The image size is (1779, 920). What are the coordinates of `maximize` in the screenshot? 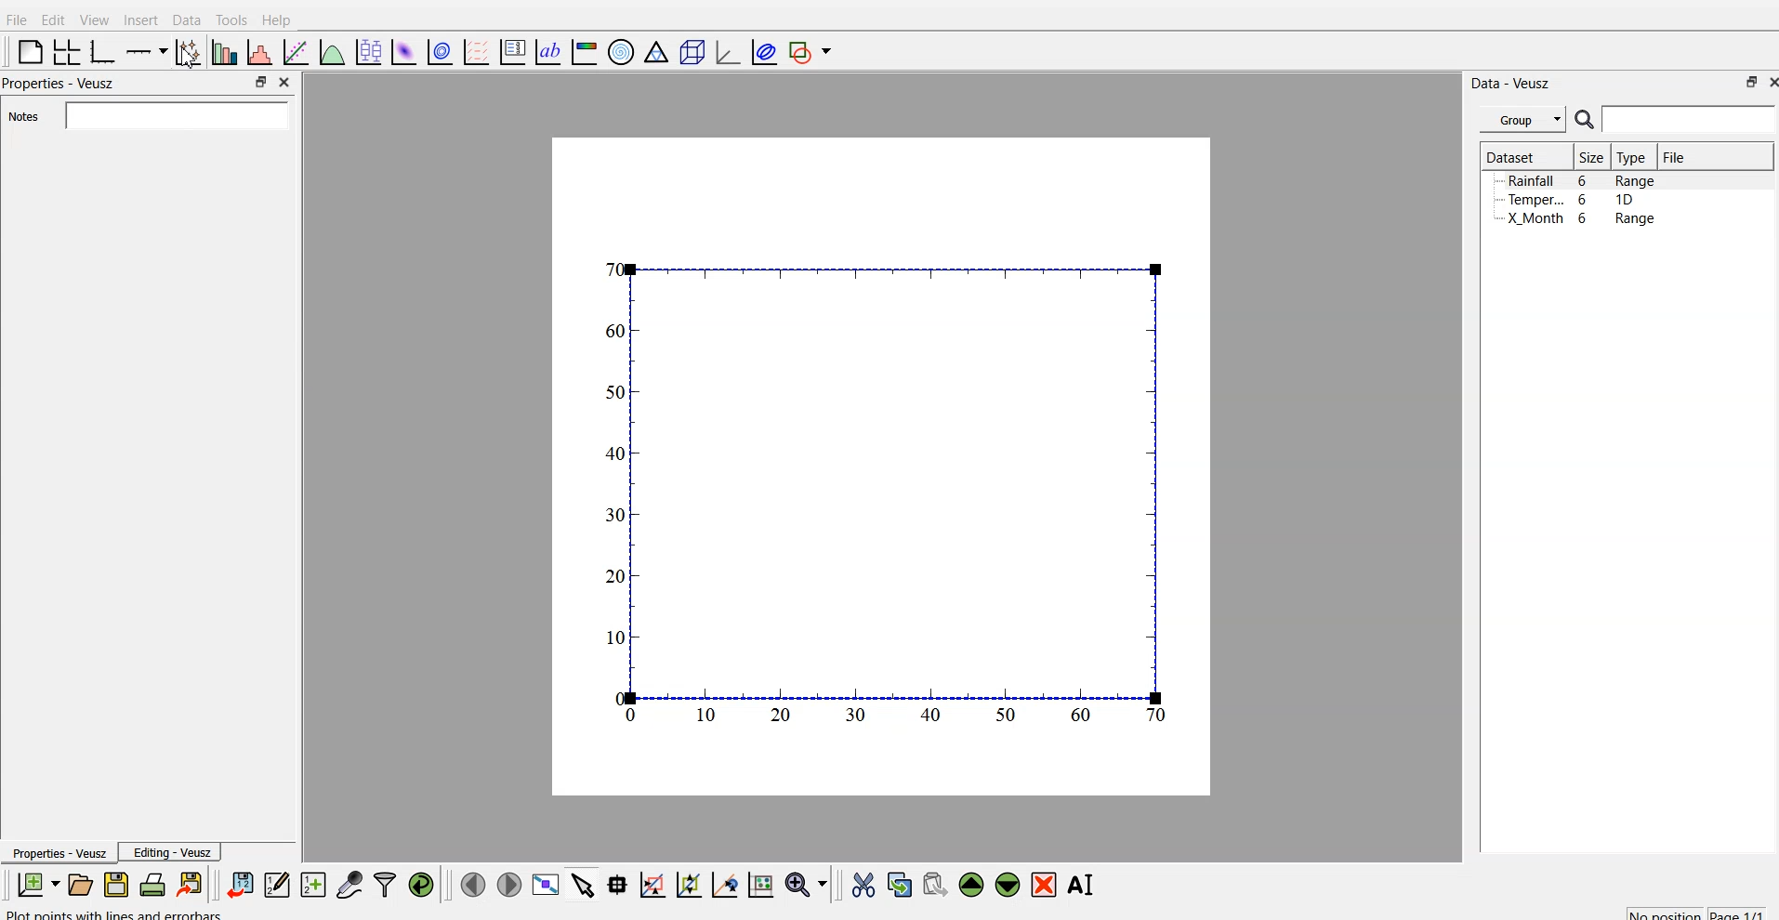 It's located at (1746, 85).